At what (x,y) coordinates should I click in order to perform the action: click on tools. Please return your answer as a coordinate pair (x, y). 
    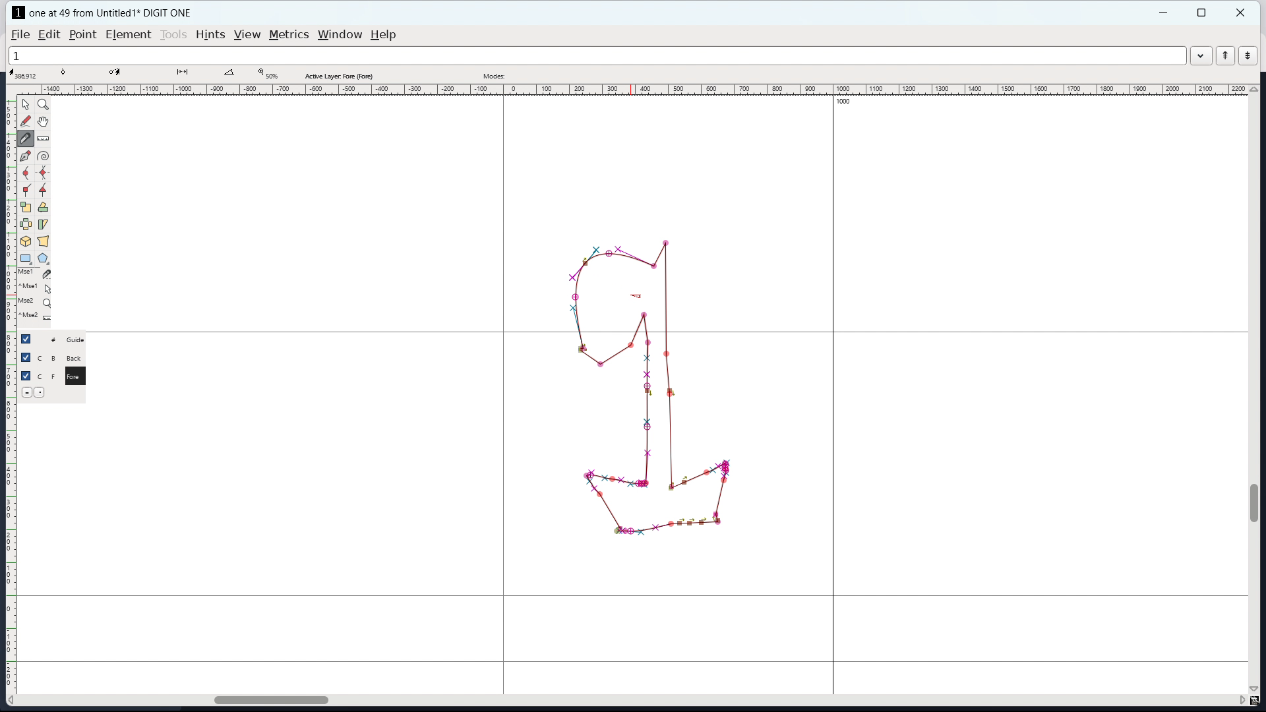
    Looking at the image, I should click on (173, 35).